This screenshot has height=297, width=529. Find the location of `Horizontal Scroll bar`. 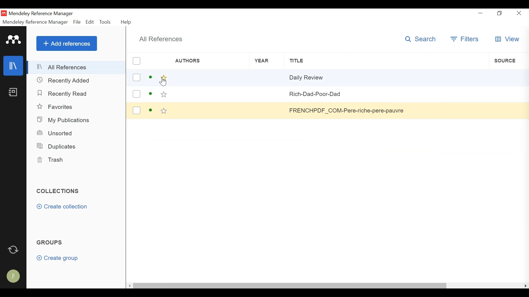

Horizontal Scroll bar is located at coordinates (290, 286).